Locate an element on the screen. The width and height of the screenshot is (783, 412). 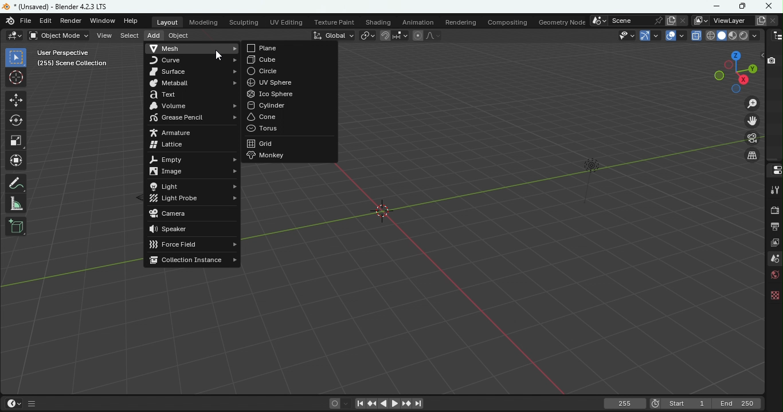
Light is located at coordinates (195, 185).